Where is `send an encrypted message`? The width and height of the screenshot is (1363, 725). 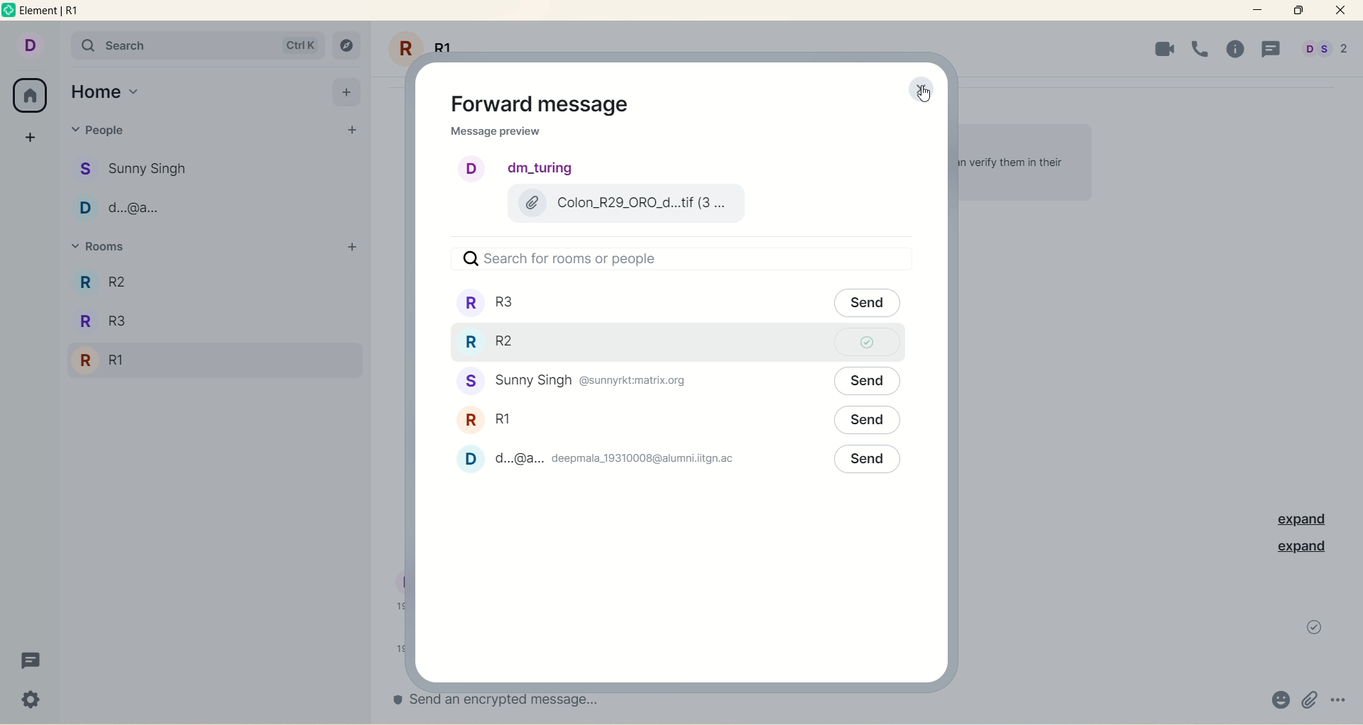 send an encrypted message is located at coordinates (522, 699).